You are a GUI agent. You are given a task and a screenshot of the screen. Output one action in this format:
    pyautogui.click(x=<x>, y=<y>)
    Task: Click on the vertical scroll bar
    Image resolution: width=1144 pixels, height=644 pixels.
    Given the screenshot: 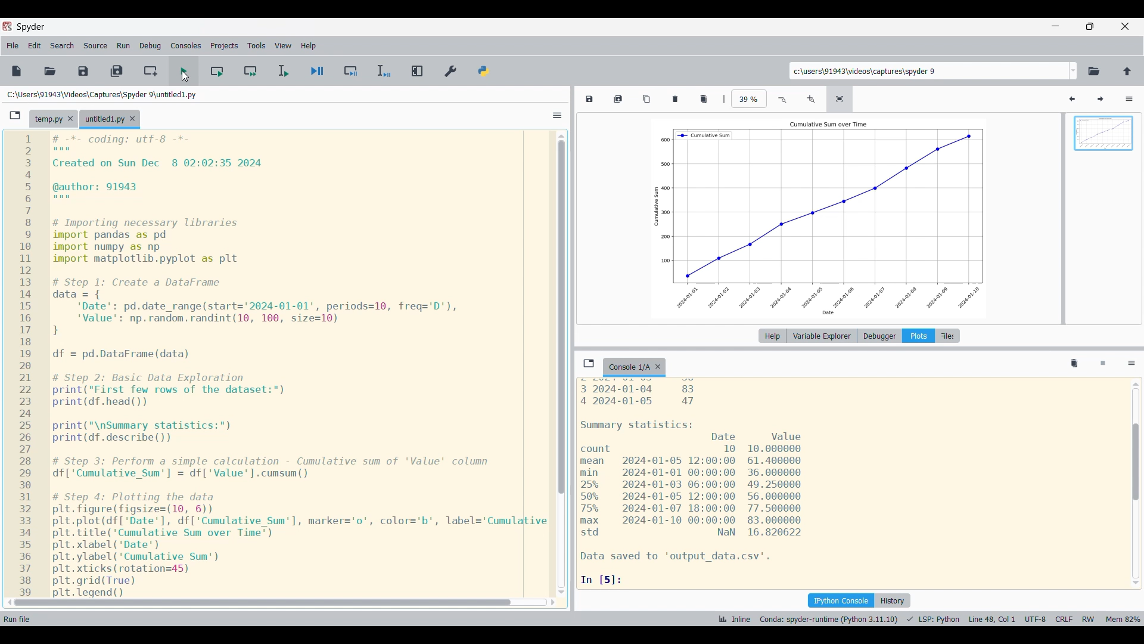 What is the action you would take?
    pyautogui.click(x=1137, y=484)
    